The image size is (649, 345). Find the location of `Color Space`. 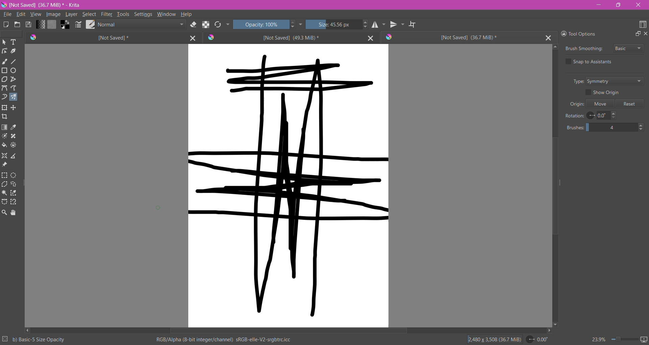

Color Space is located at coordinates (224, 340).